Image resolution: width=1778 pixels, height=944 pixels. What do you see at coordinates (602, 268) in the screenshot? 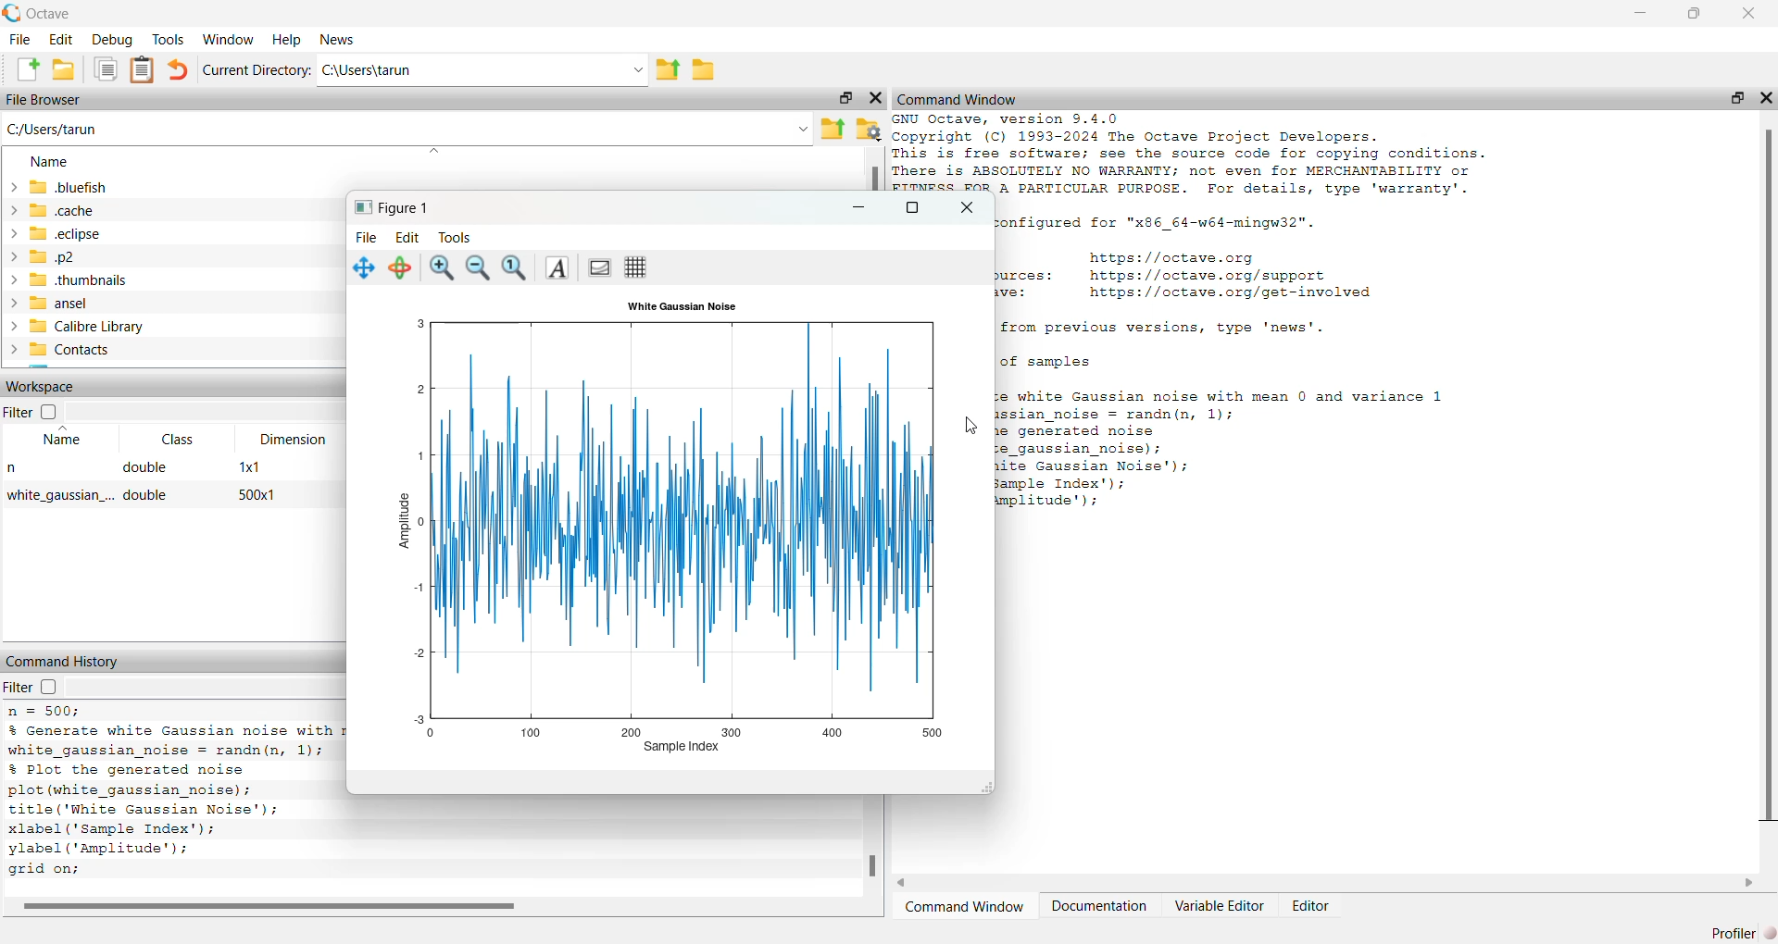
I see `Toggle current axes visibility` at bounding box center [602, 268].